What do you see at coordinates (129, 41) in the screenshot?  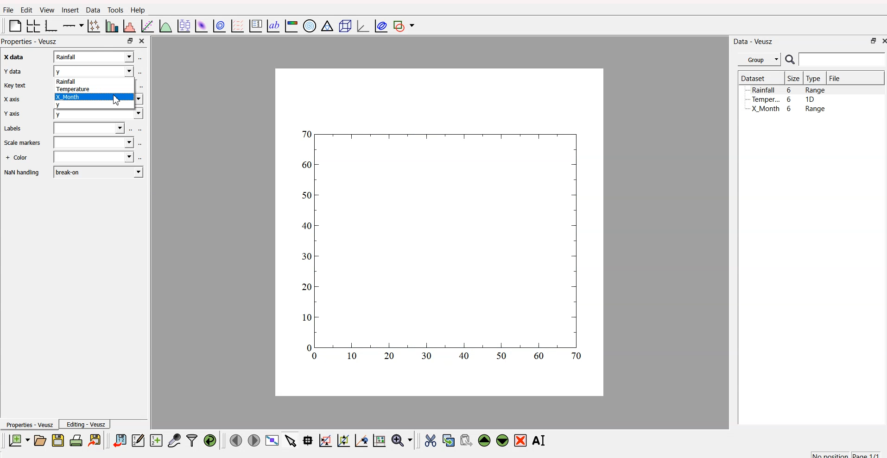 I see `maximize` at bounding box center [129, 41].